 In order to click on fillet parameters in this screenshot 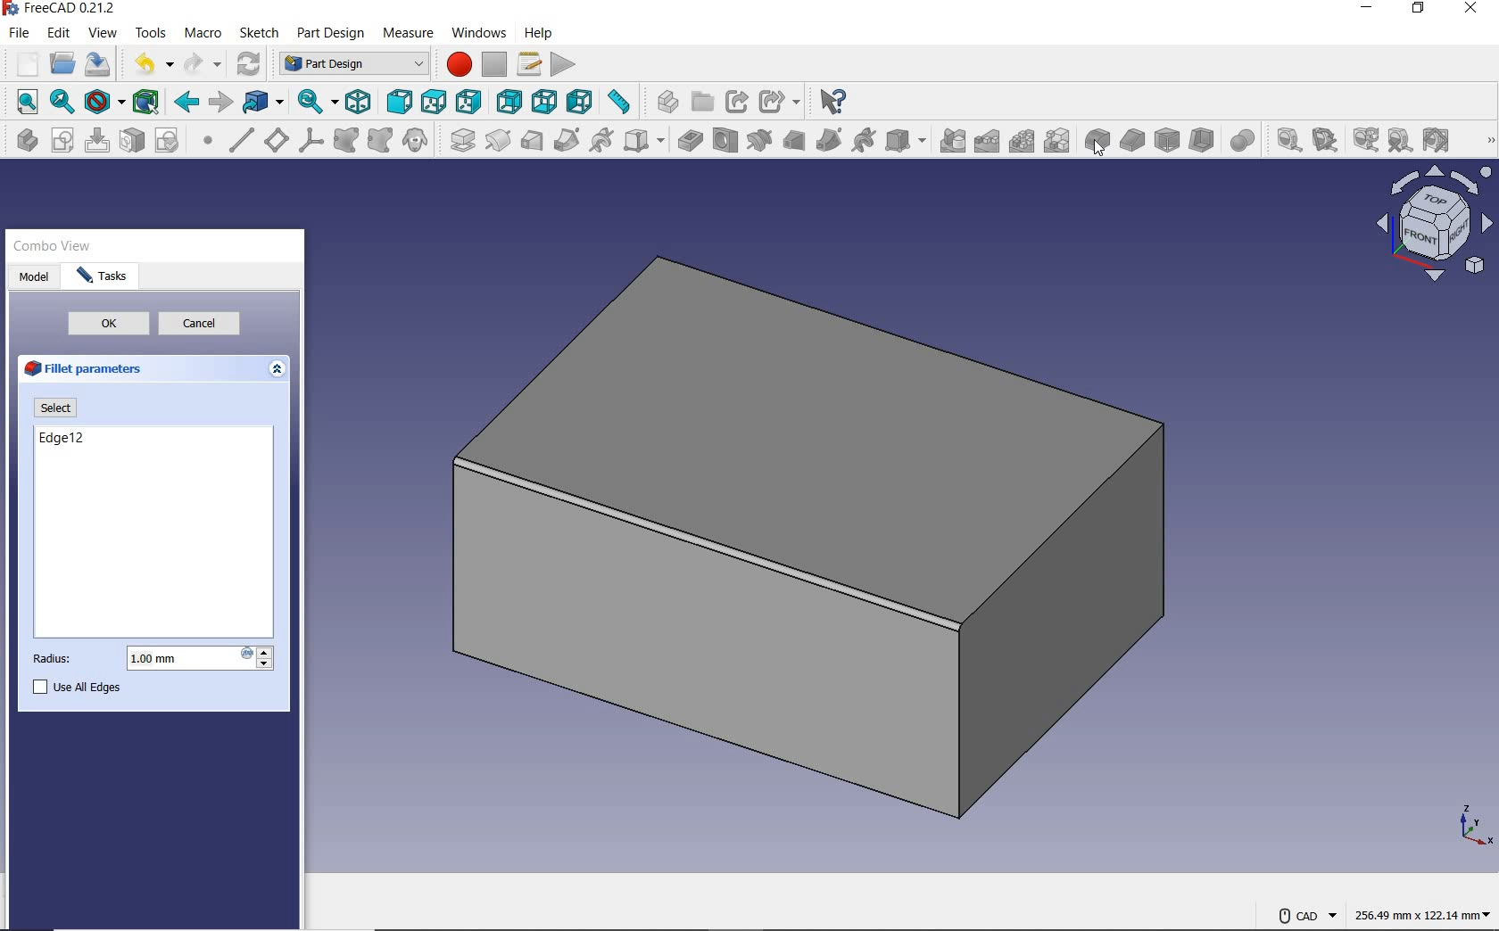, I will do `click(87, 370)`.